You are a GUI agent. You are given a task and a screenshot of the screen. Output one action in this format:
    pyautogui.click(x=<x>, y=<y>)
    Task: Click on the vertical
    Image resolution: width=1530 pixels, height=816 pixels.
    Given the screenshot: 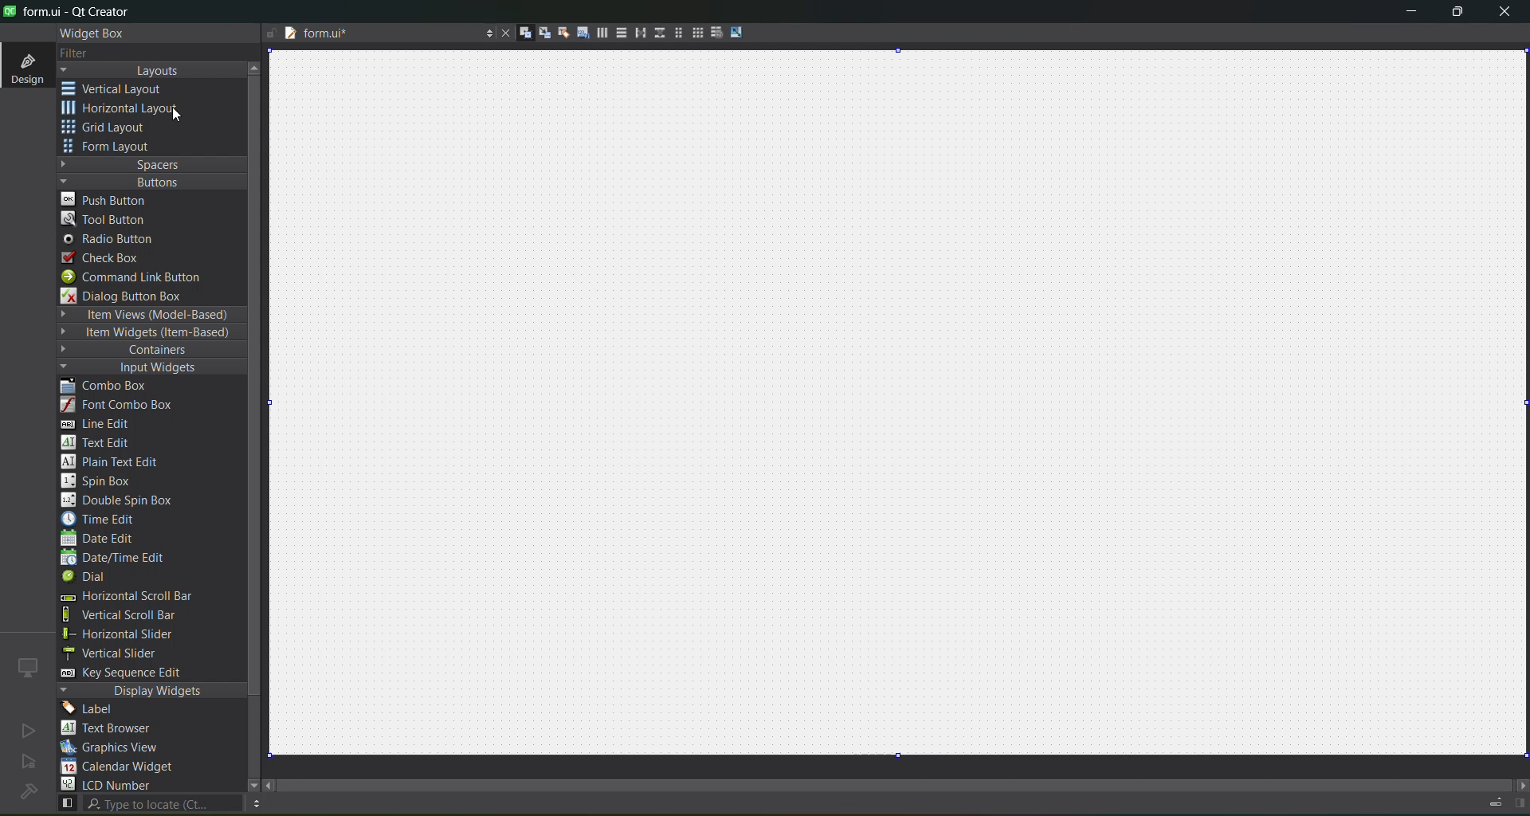 What is the action you would take?
    pyautogui.click(x=124, y=89)
    